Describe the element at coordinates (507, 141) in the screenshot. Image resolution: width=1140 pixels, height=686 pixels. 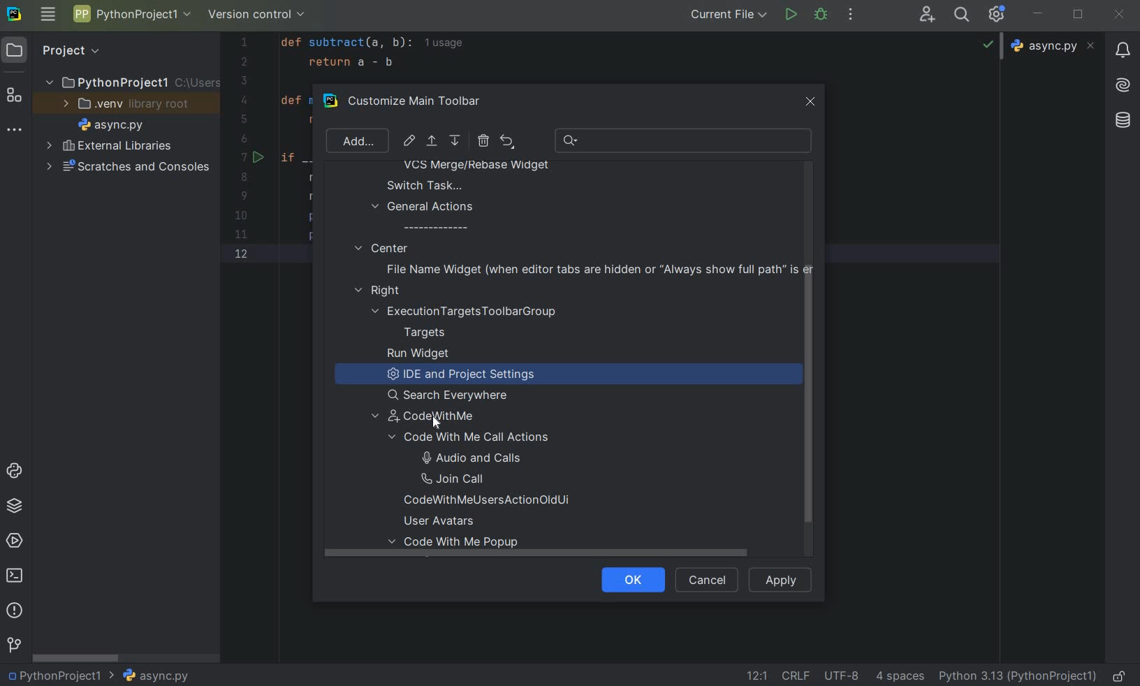
I see `RESTORE ACTIONS` at that location.